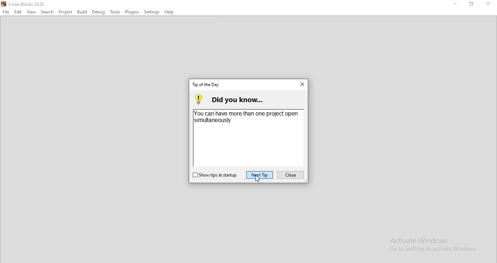  Describe the element at coordinates (47, 12) in the screenshot. I see `Search ` at that location.